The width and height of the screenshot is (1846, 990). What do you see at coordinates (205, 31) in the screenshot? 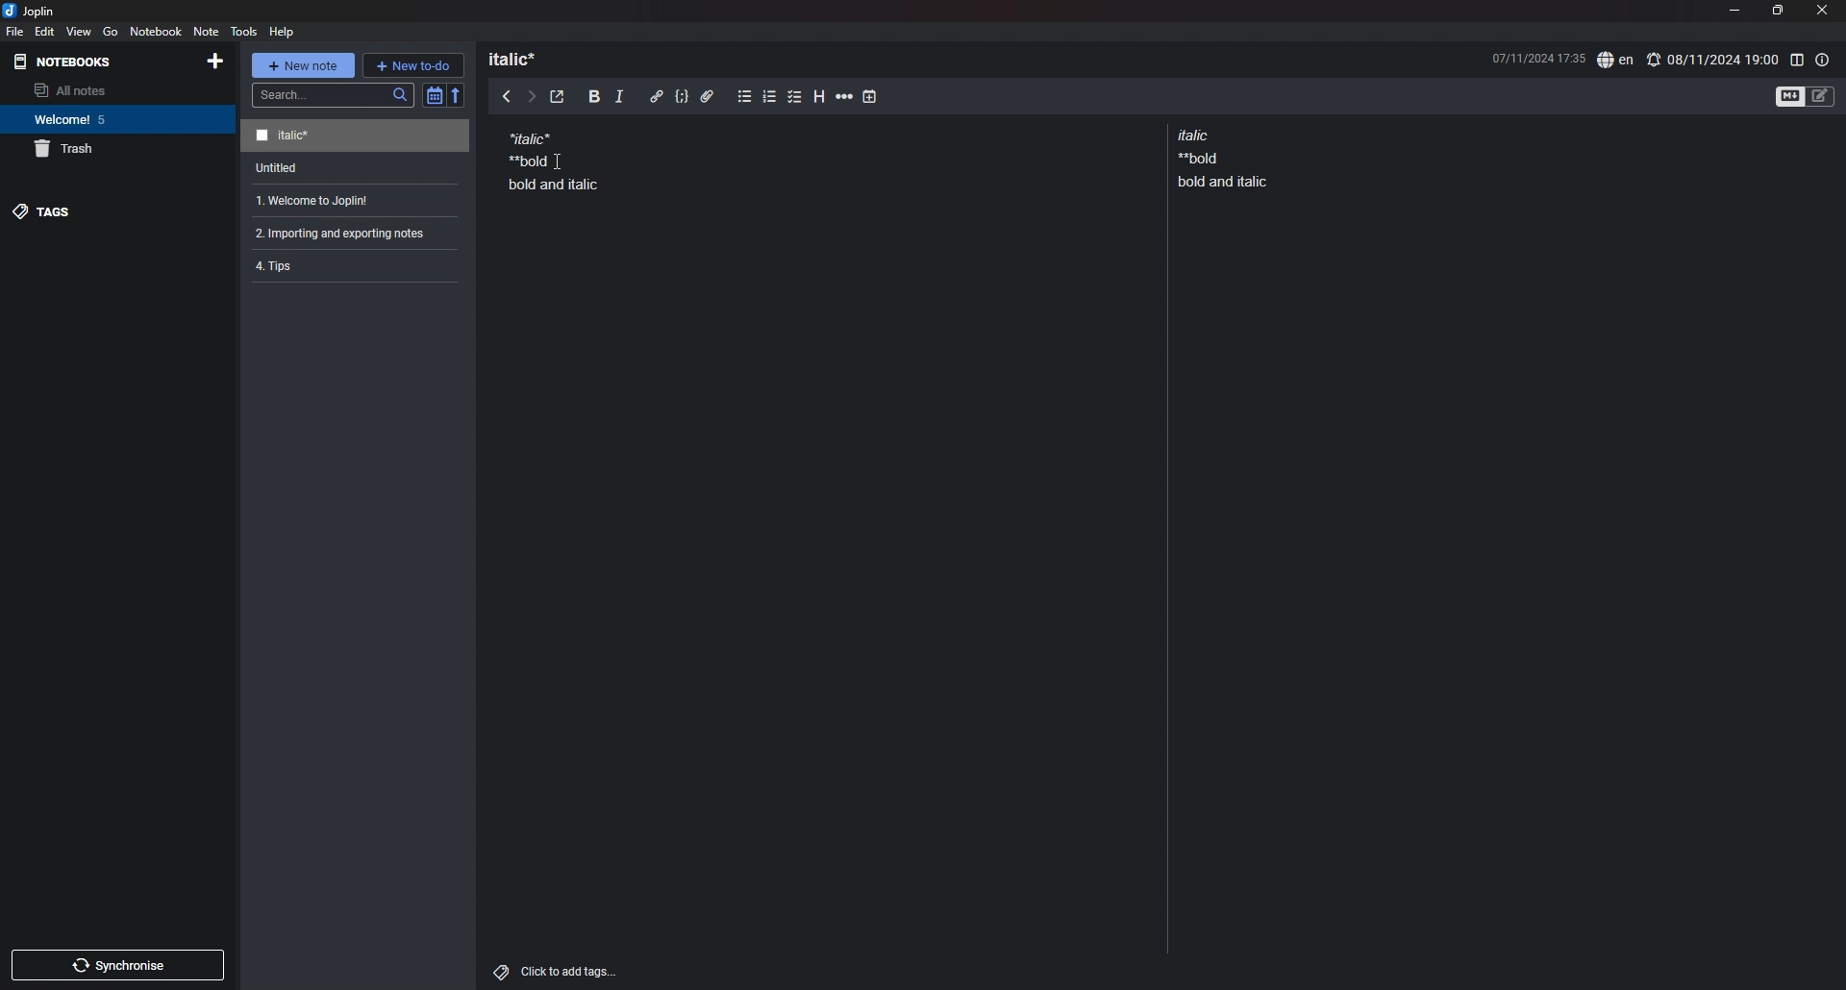
I see `note` at bounding box center [205, 31].